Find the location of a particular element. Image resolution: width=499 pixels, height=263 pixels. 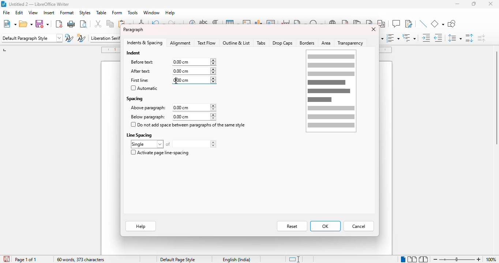

area is located at coordinates (326, 43).